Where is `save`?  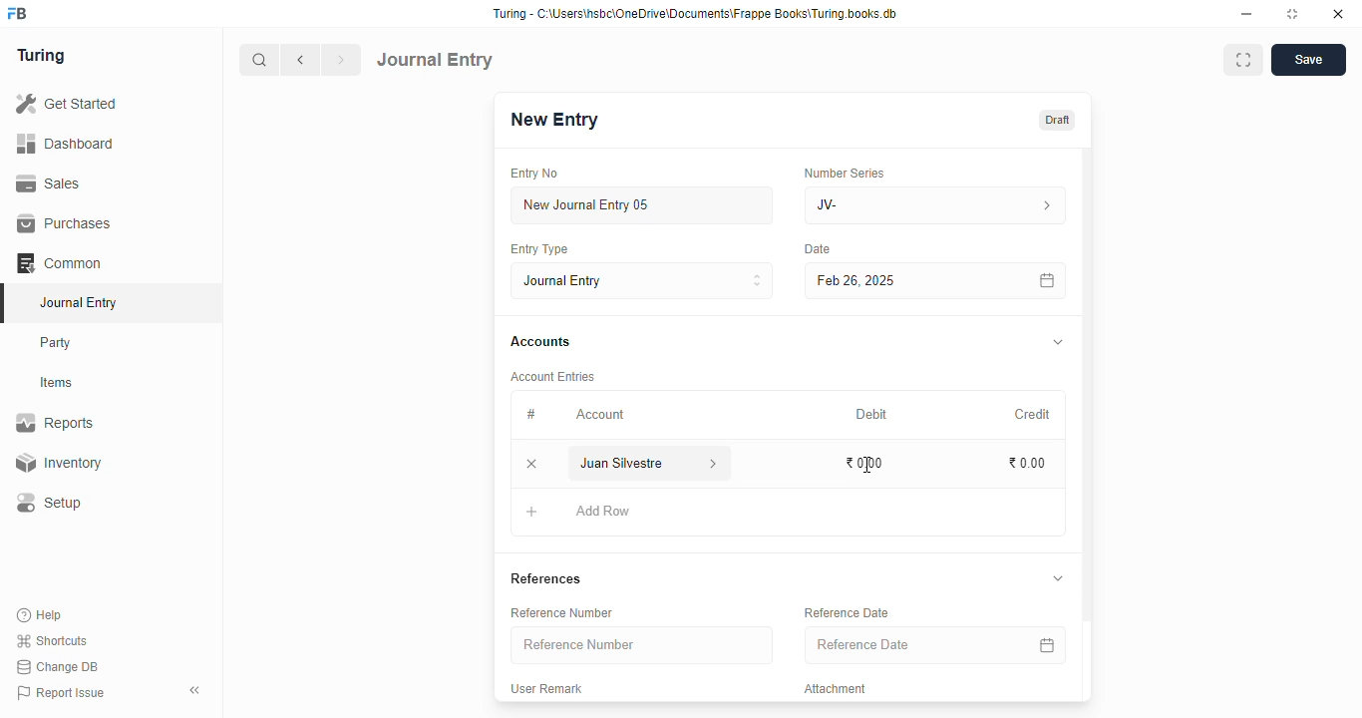
save is located at coordinates (1308, 60).